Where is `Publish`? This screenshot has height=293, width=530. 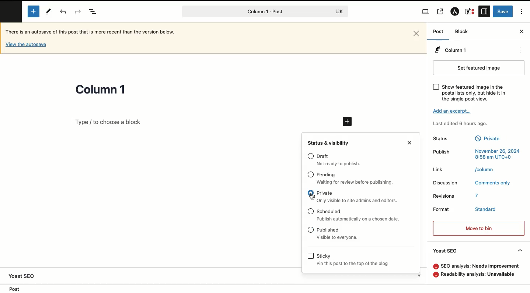
Publish is located at coordinates (443, 151).